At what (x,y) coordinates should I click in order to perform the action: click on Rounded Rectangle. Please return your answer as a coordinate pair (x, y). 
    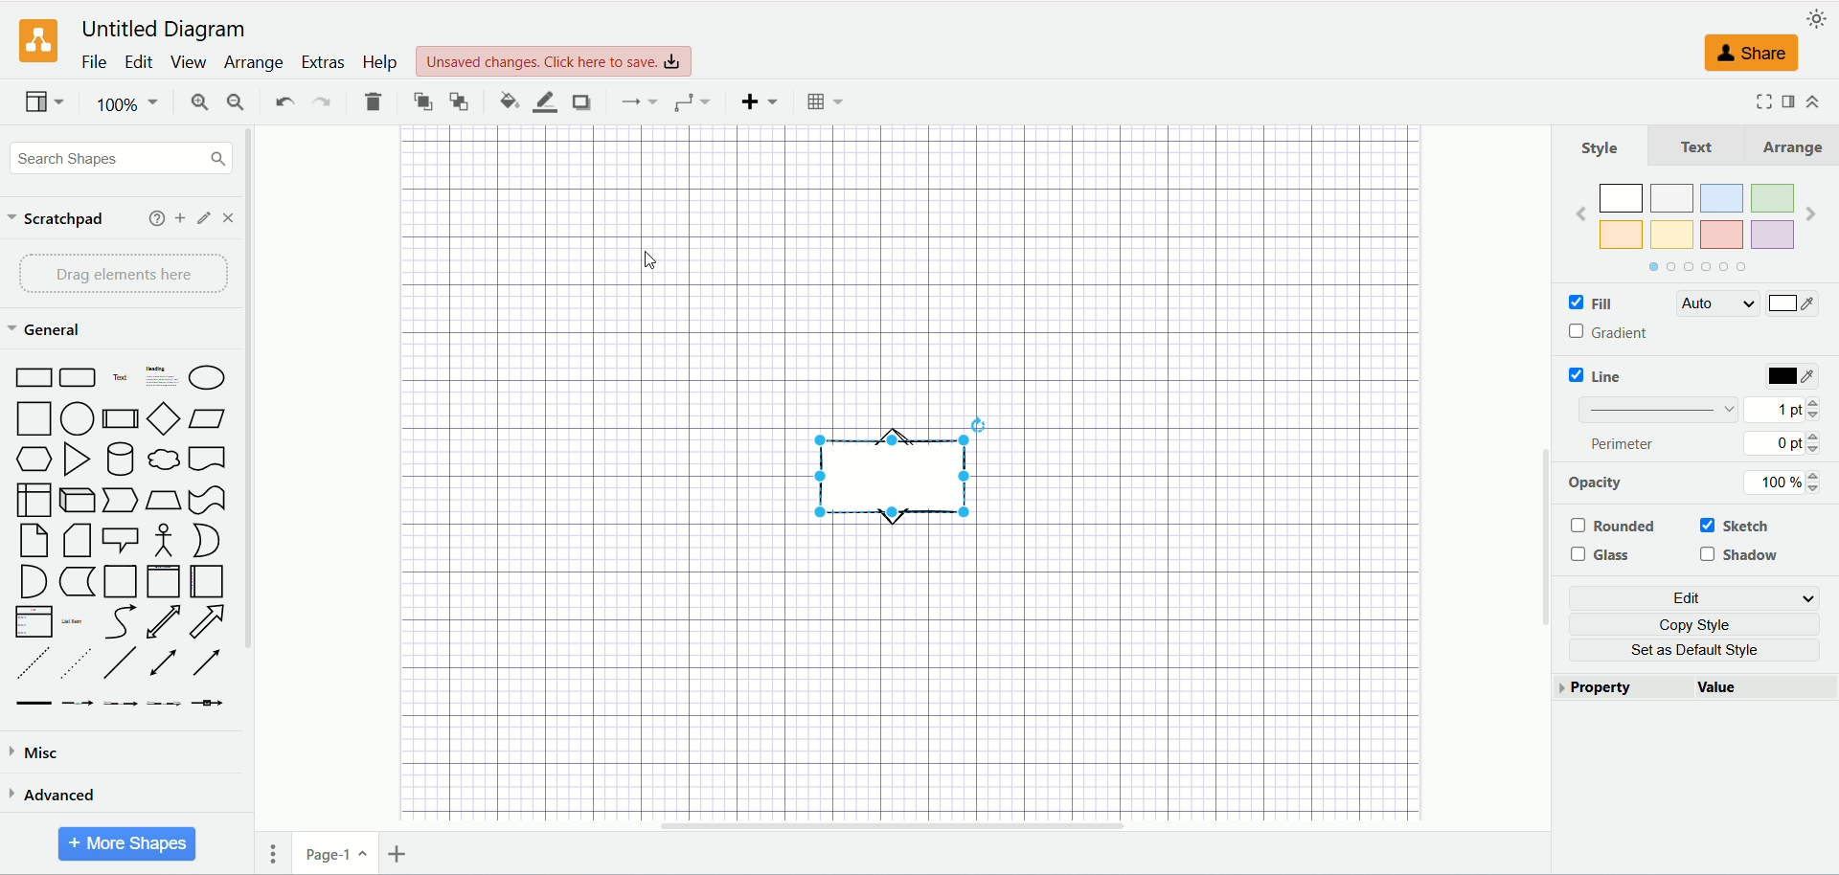
    Looking at the image, I should click on (79, 378).